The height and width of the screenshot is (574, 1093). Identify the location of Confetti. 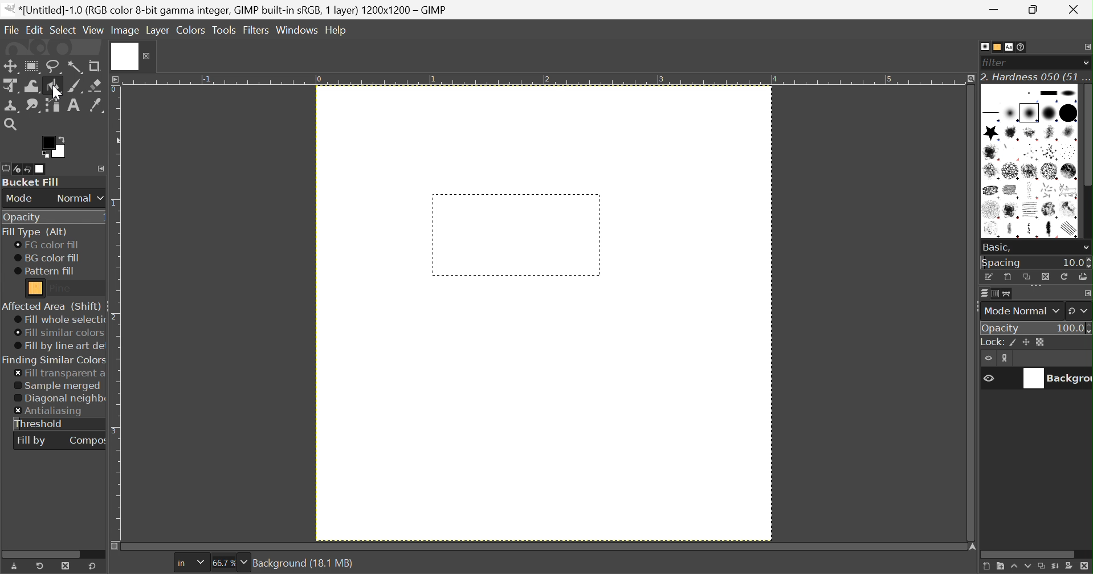
(1049, 190).